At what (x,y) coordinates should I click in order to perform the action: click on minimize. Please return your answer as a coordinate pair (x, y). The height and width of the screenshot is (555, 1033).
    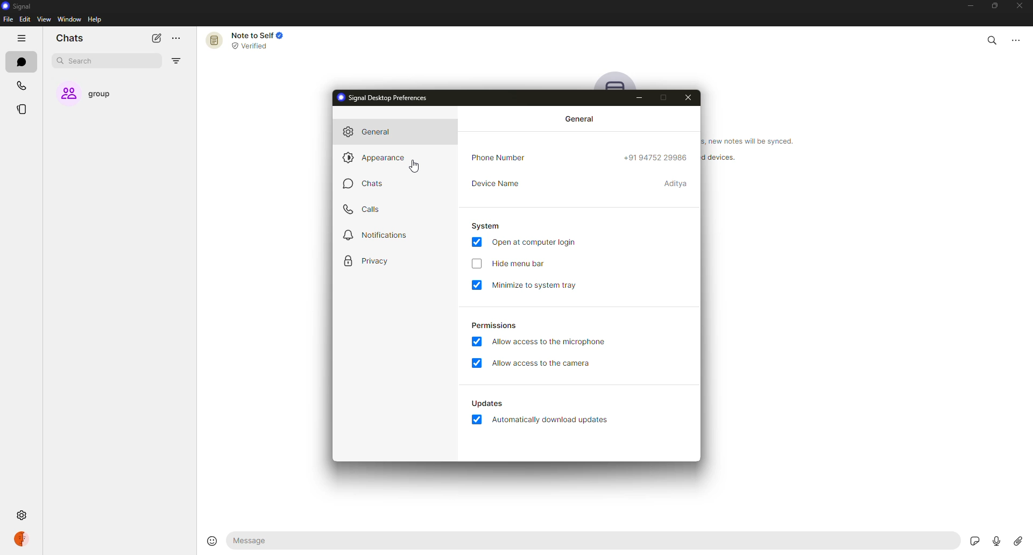
    Looking at the image, I should click on (965, 7).